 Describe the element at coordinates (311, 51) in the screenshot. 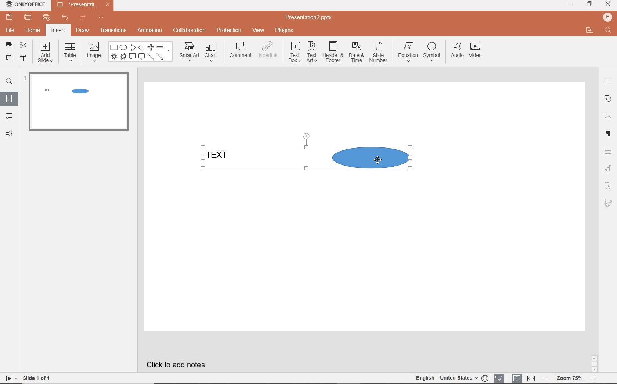

I see `textart` at that location.